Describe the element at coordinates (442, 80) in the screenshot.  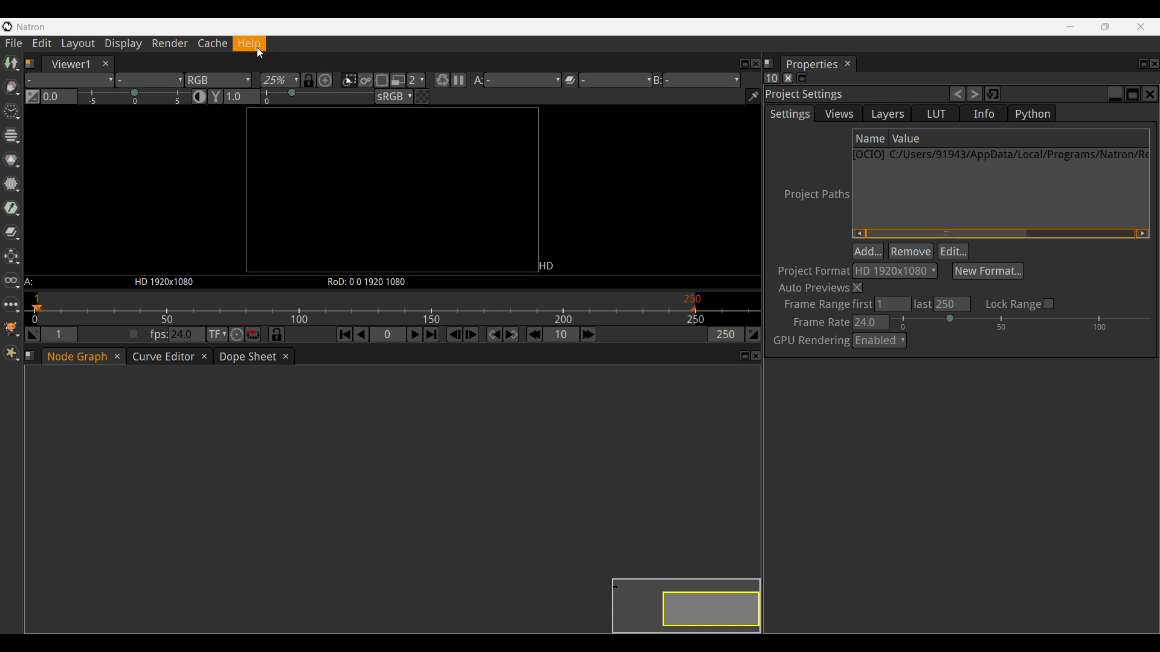
I see `Forces a new render of the current frame` at that location.